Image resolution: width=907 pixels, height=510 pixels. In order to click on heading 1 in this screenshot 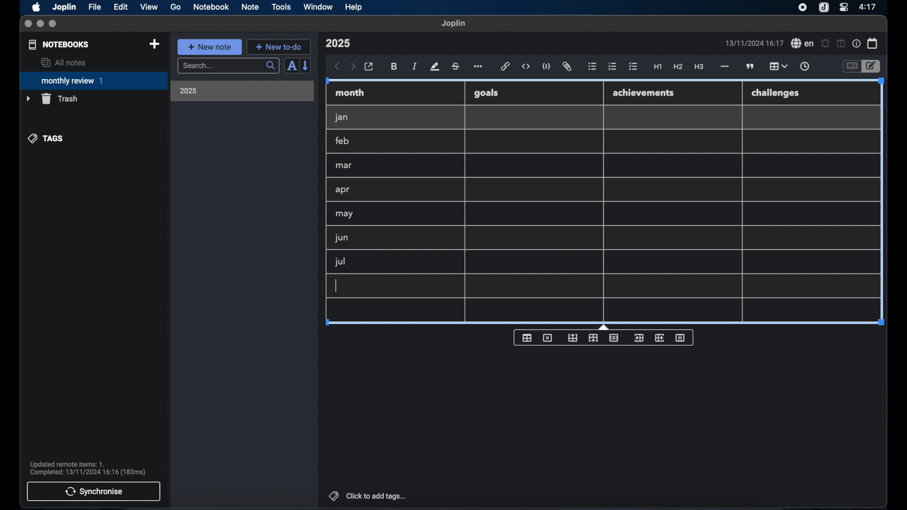, I will do `click(658, 67)`.